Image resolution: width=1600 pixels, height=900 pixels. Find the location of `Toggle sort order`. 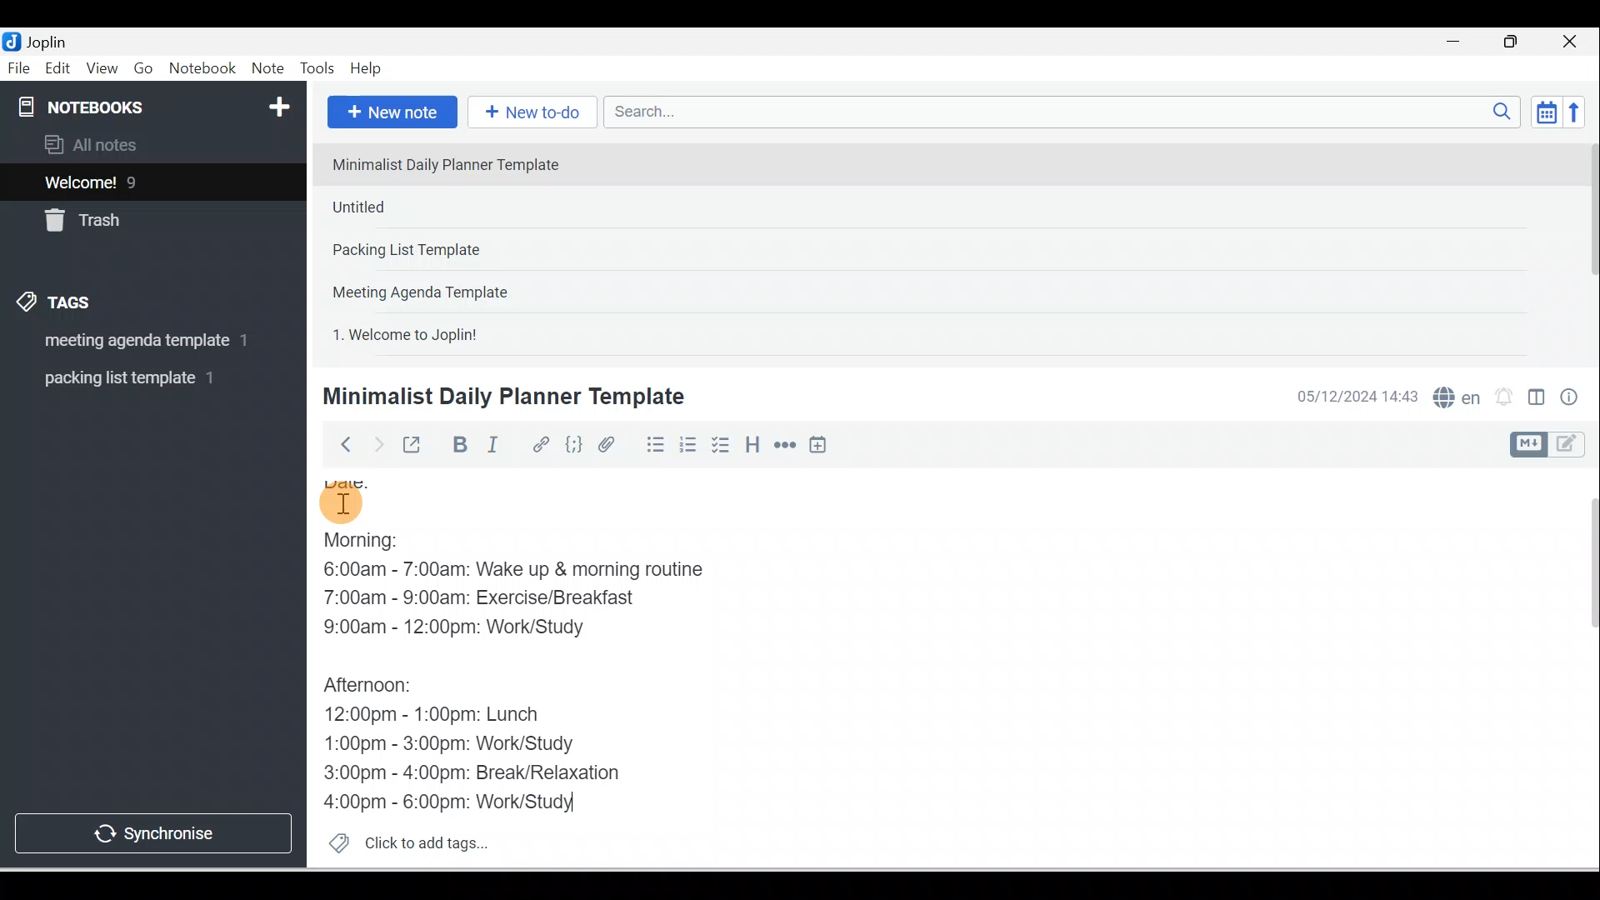

Toggle sort order is located at coordinates (1546, 111).